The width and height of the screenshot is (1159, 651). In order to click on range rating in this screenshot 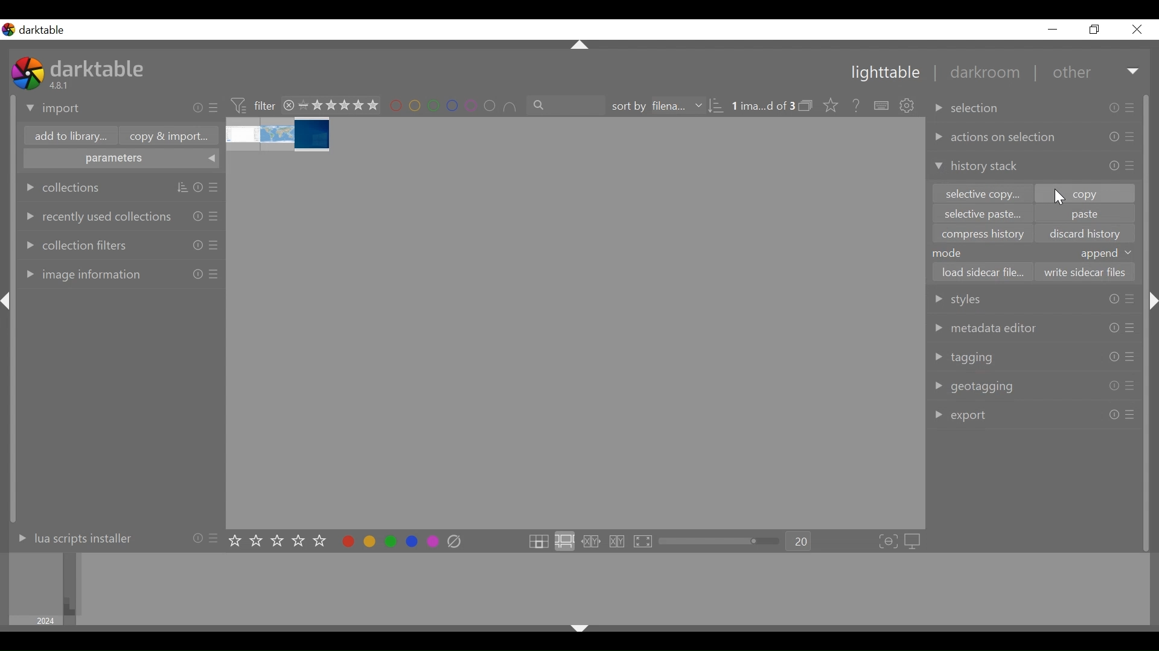, I will do `click(339, 106)`.